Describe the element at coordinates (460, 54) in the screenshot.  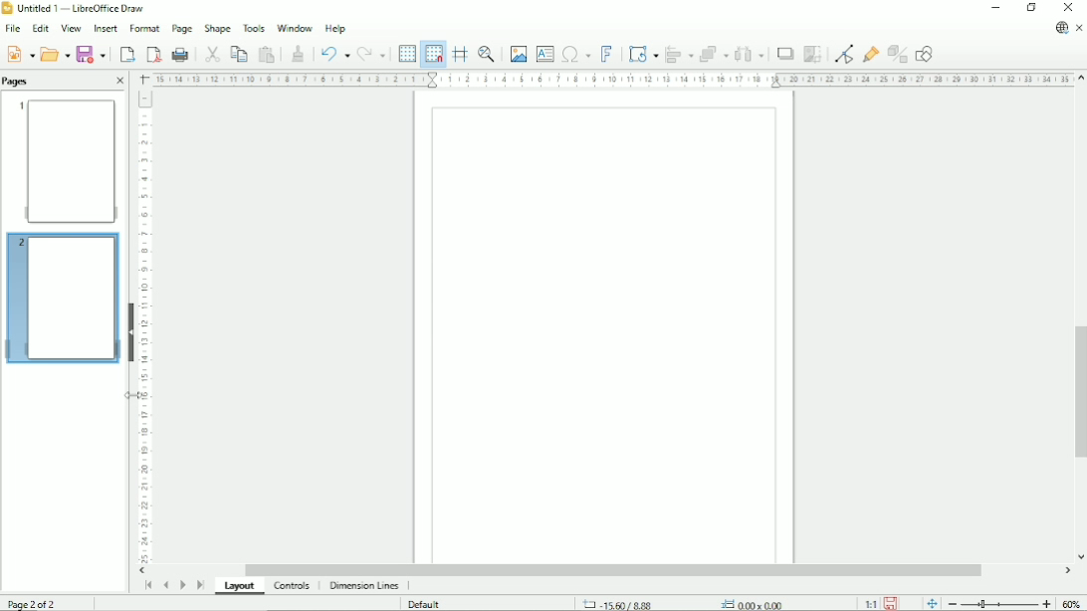
I see `Helplines while moving` at that location.